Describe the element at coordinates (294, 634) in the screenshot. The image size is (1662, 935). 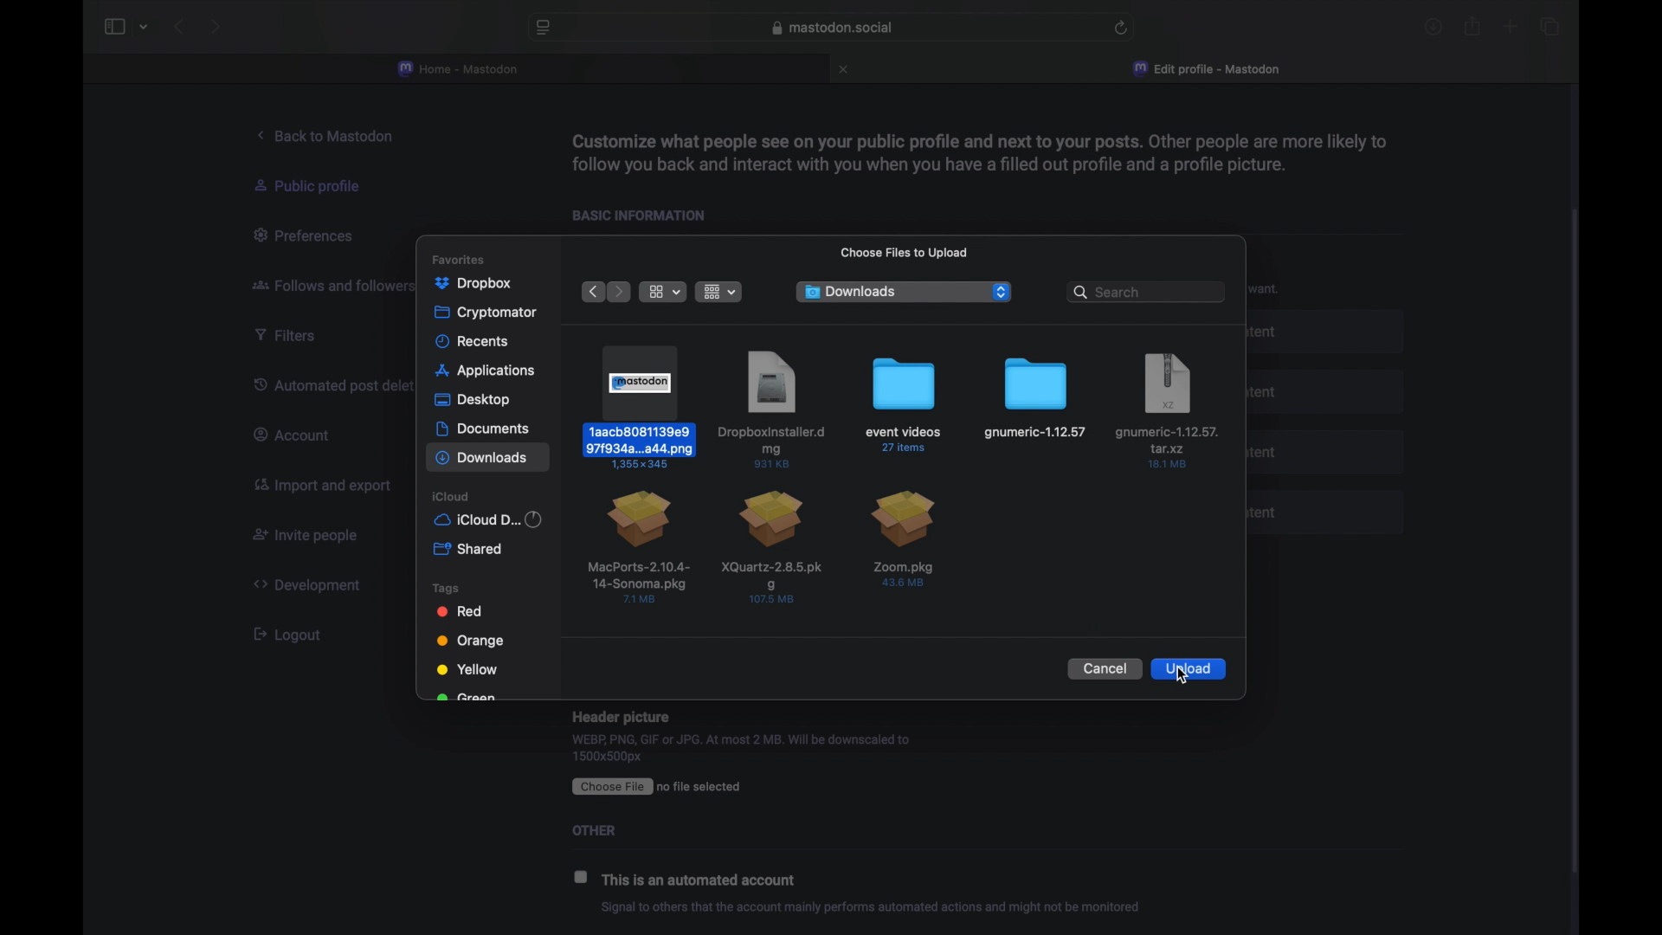
I see `[ Logout` at that location.